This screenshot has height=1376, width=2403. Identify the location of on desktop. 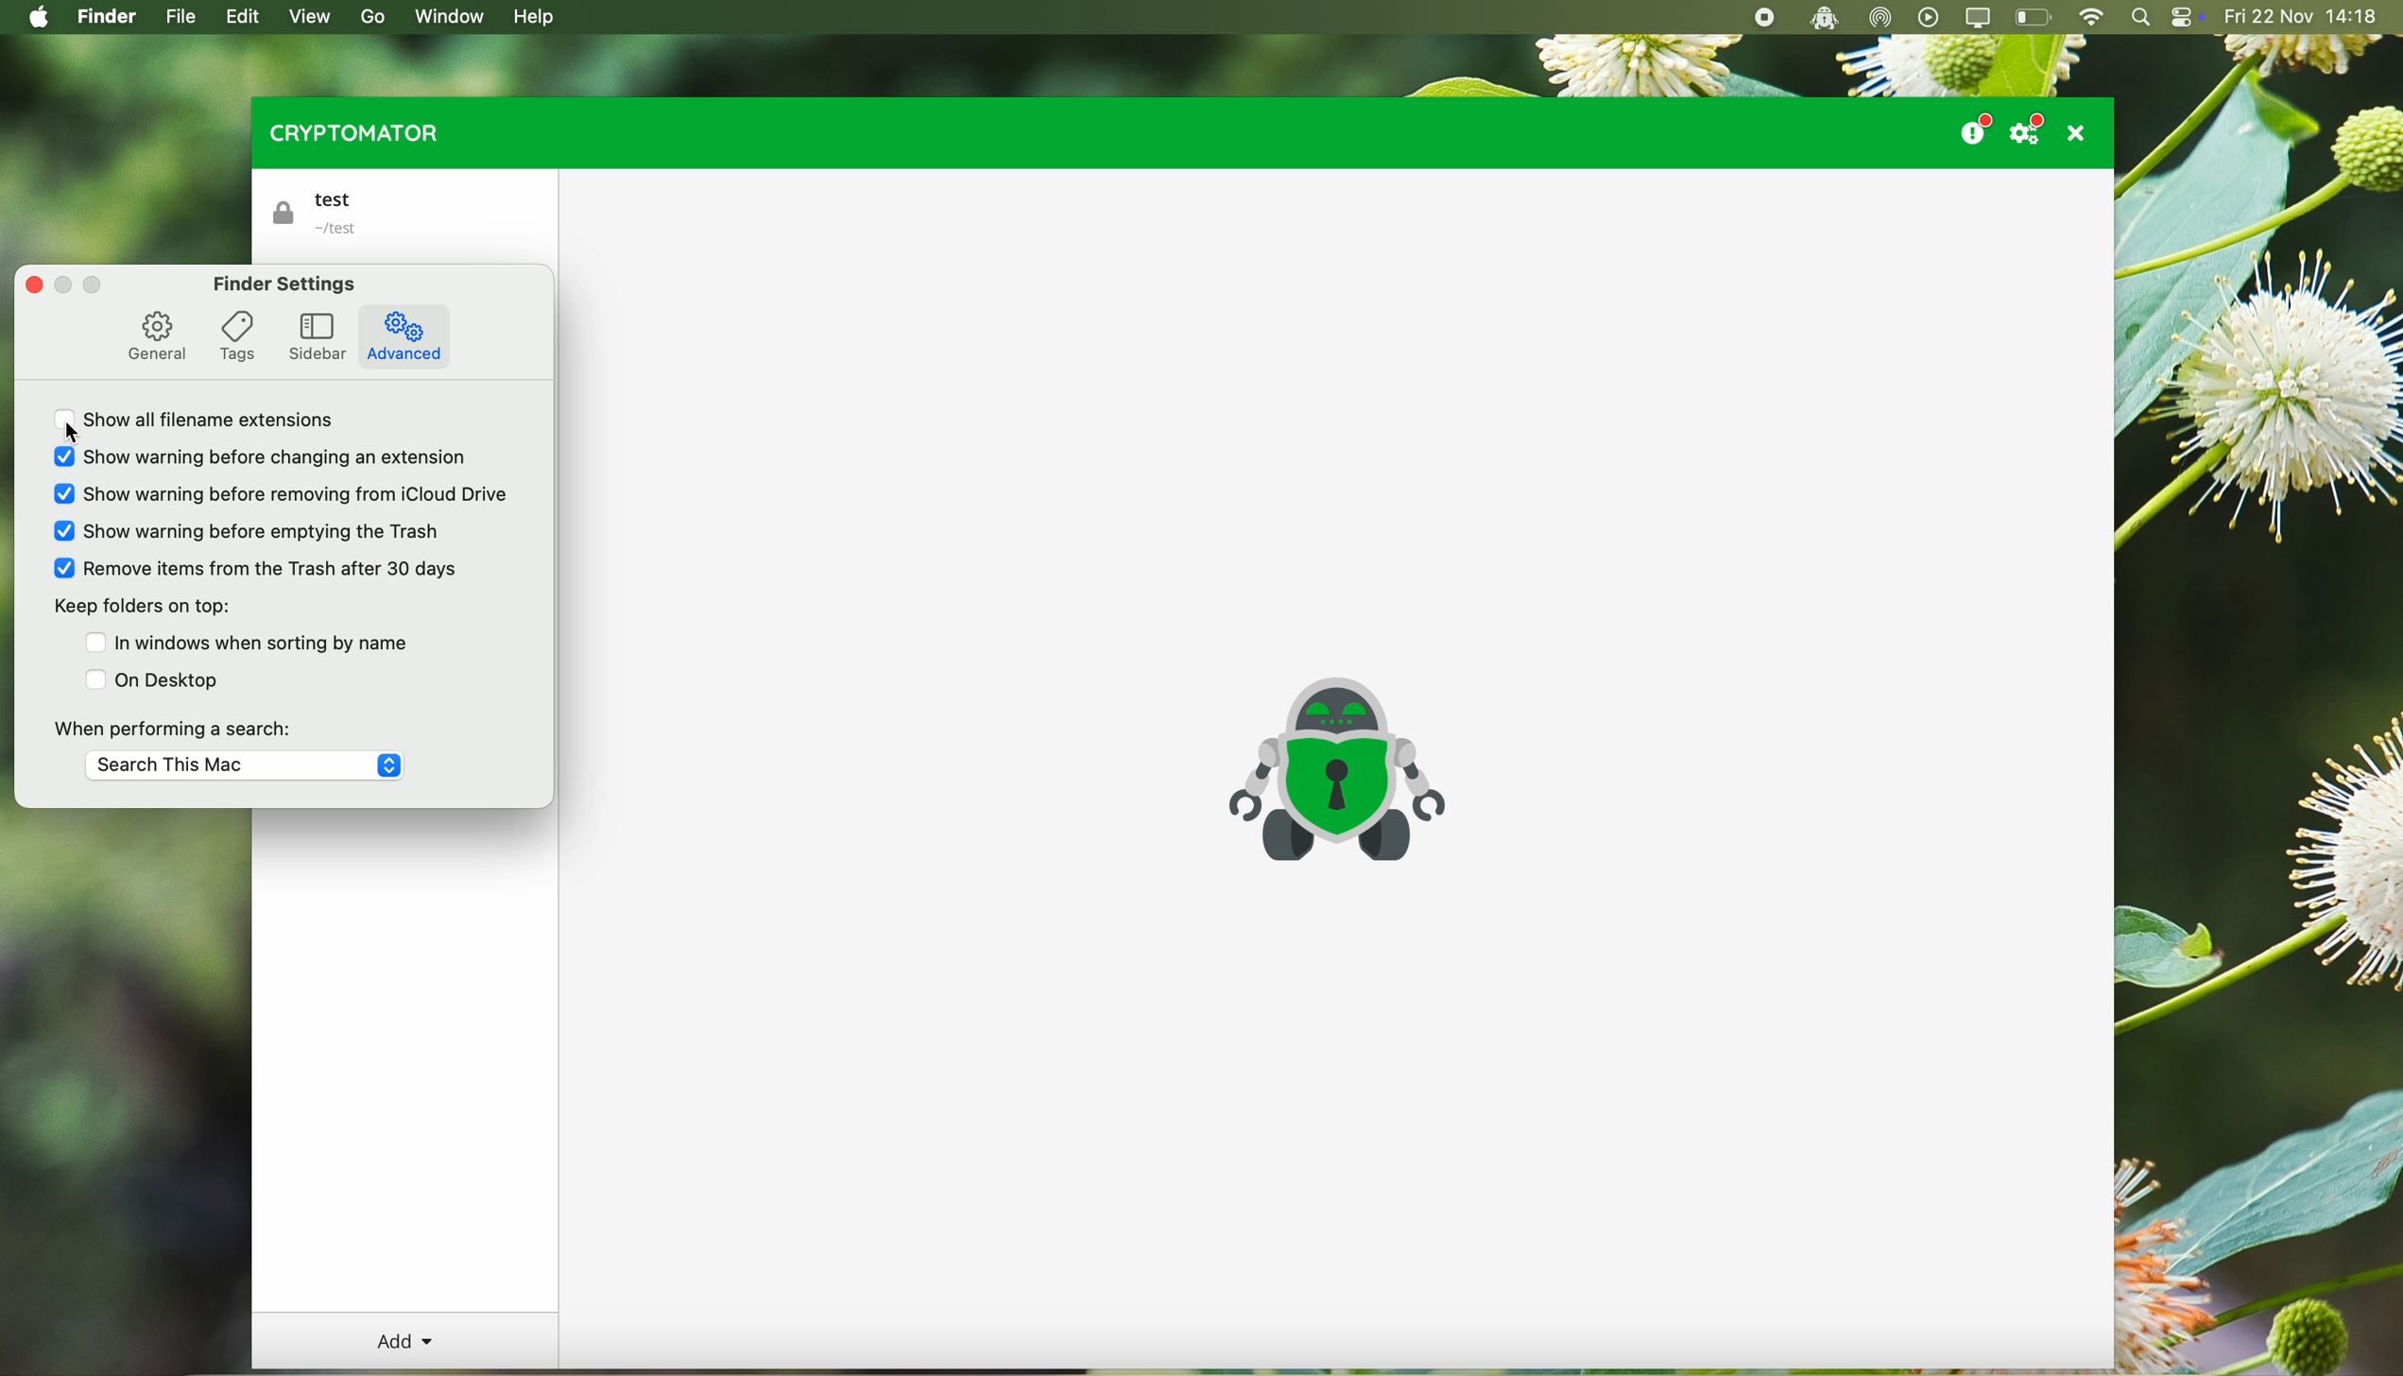
(155, 679).